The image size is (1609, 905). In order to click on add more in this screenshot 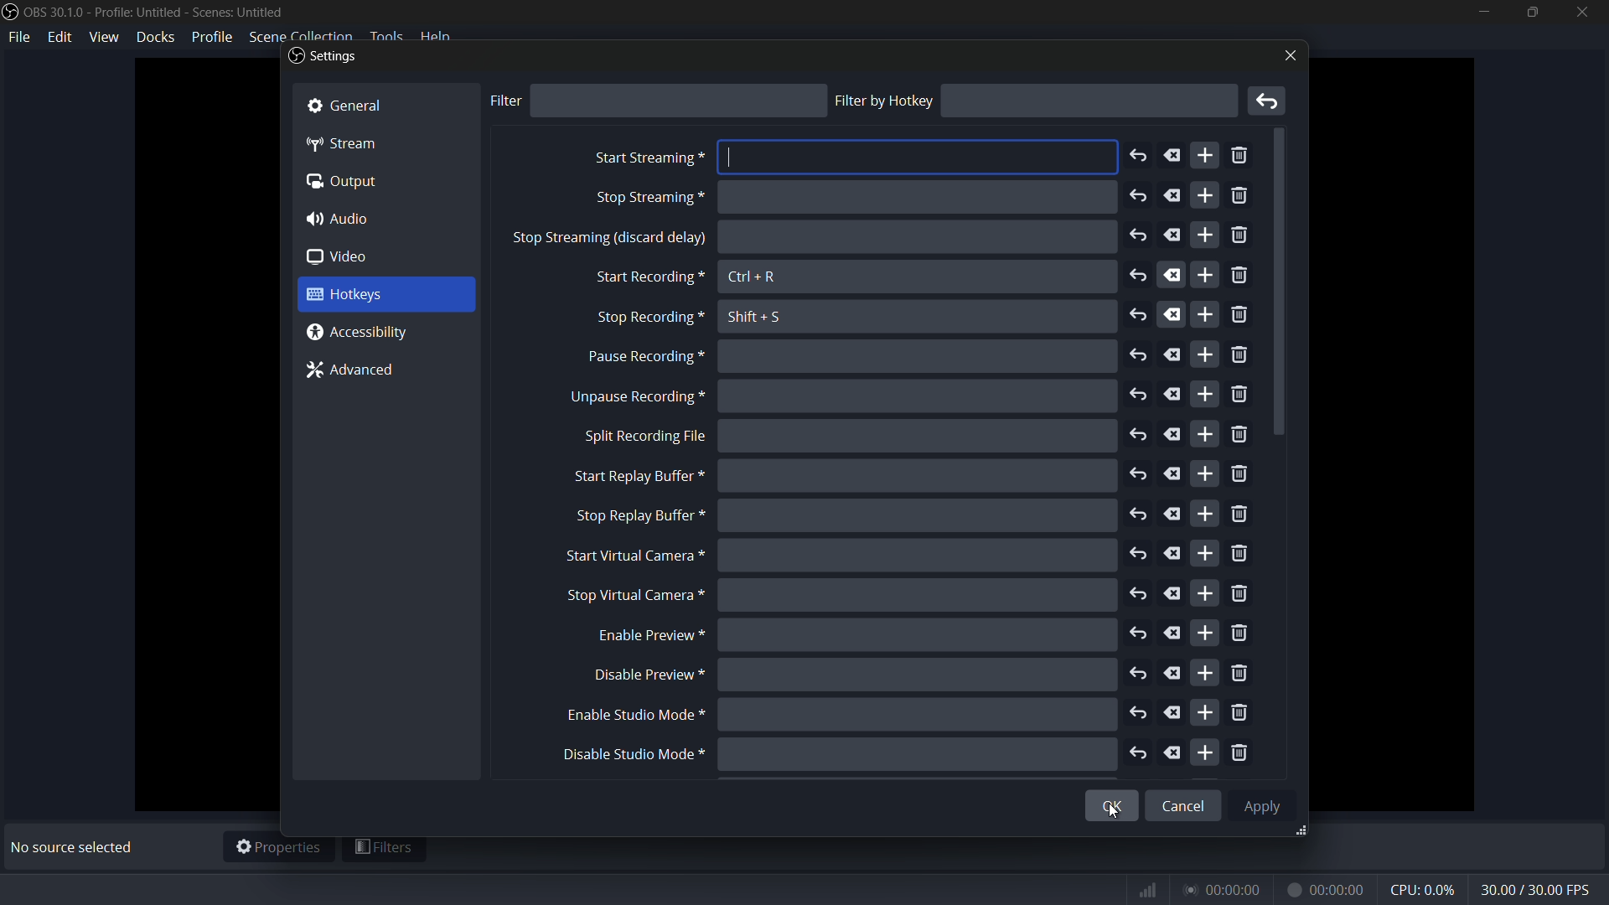, I will do `click(1207, 276)`.